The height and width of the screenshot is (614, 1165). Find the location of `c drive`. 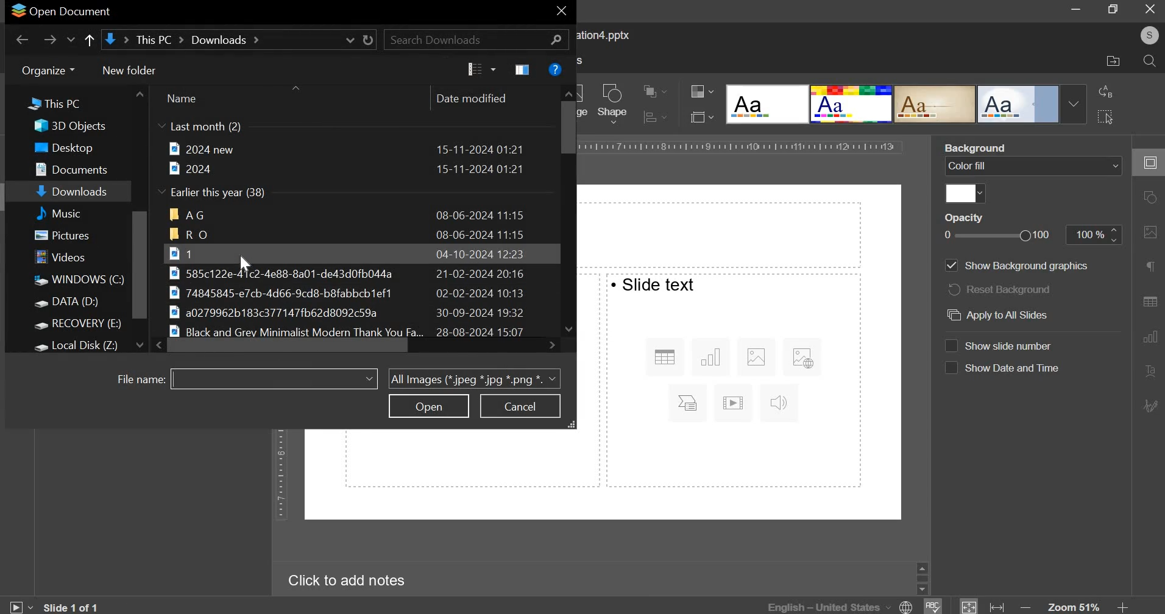

c drive is located at coordinates (77, 280).